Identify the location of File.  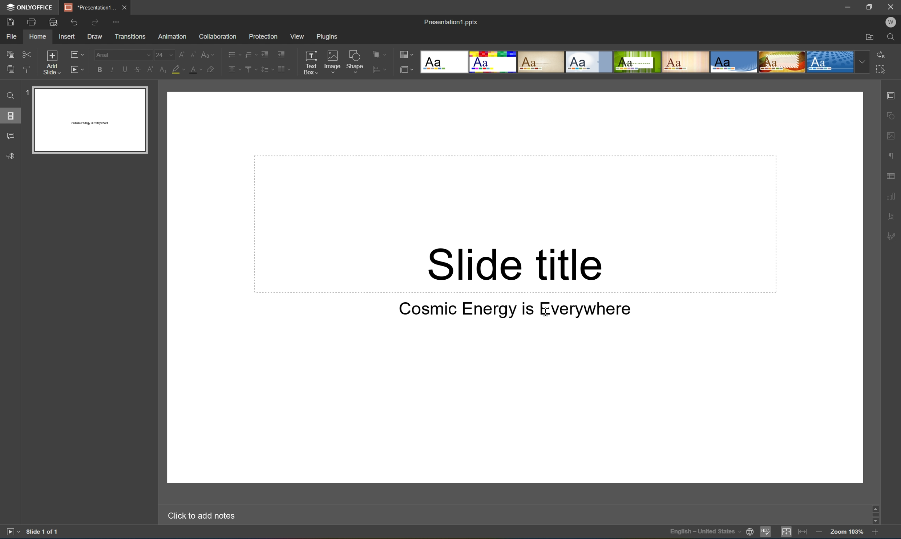
(11, 37).